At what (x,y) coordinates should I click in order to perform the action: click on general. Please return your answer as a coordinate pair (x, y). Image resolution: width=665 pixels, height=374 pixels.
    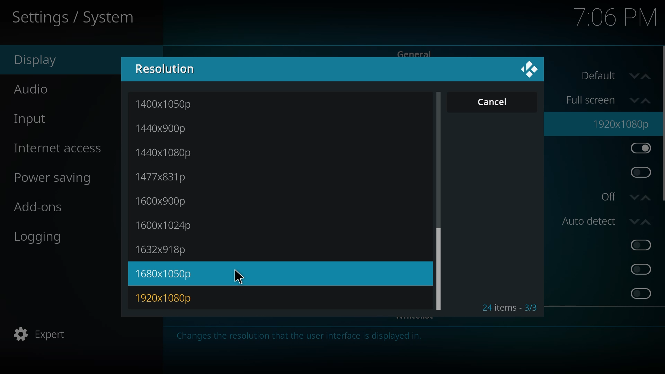
    Looking at the image, I should click on (415, 54).